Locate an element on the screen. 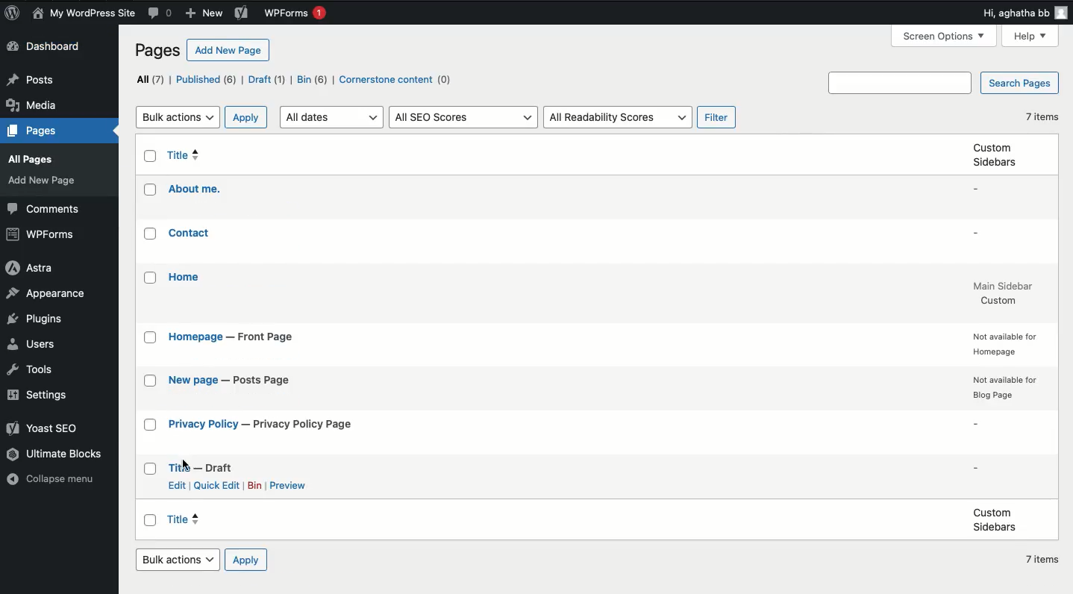  Edit is located at coordinates (177, 484).